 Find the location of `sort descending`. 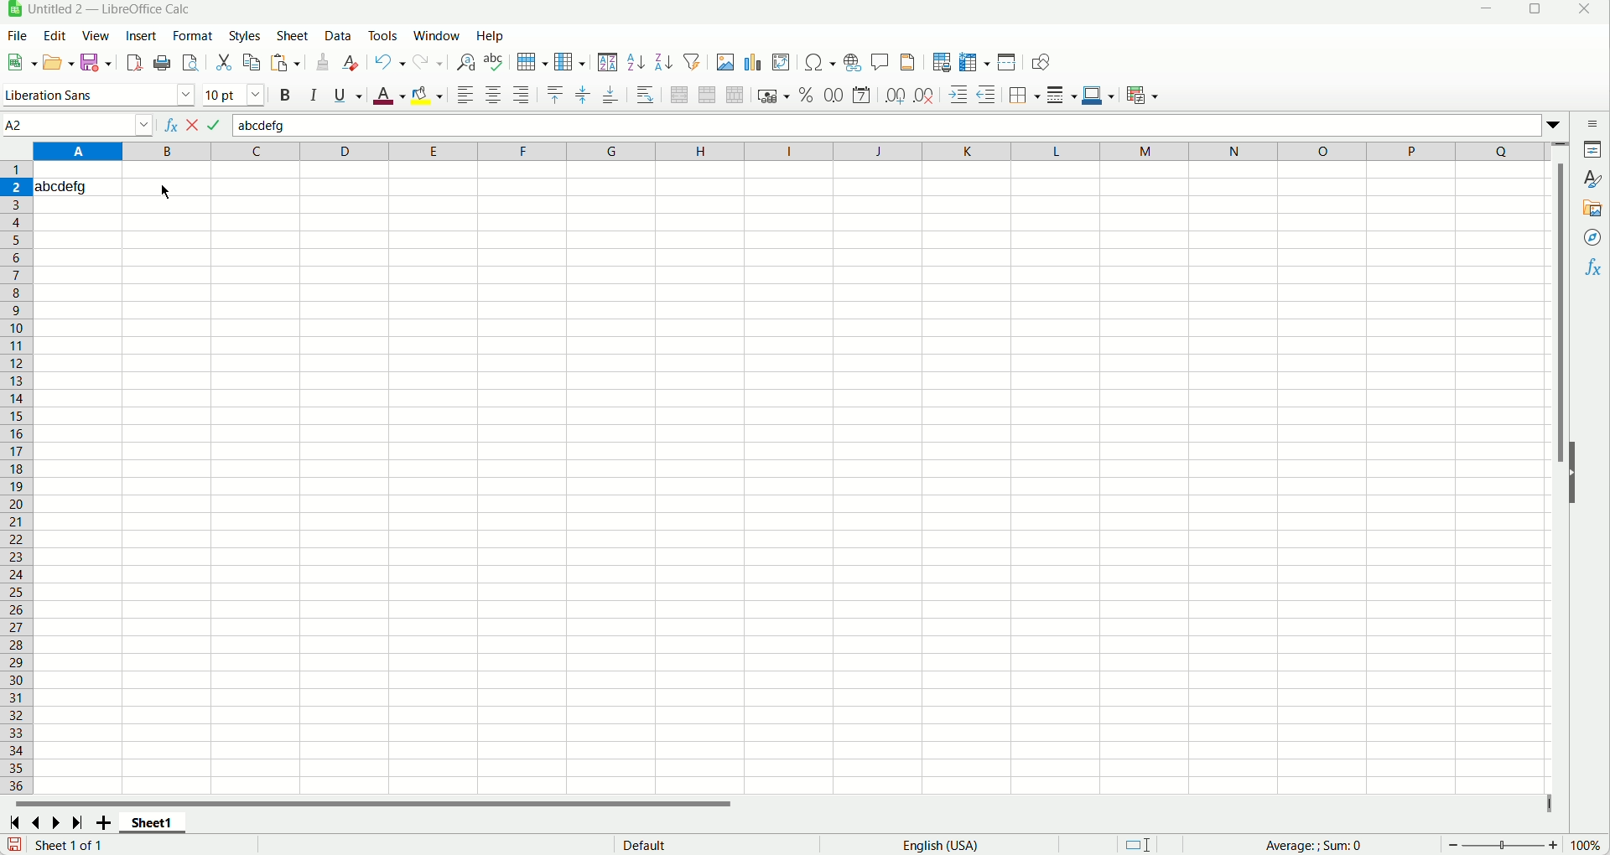

sort descending is located at coordinates (664, 63).